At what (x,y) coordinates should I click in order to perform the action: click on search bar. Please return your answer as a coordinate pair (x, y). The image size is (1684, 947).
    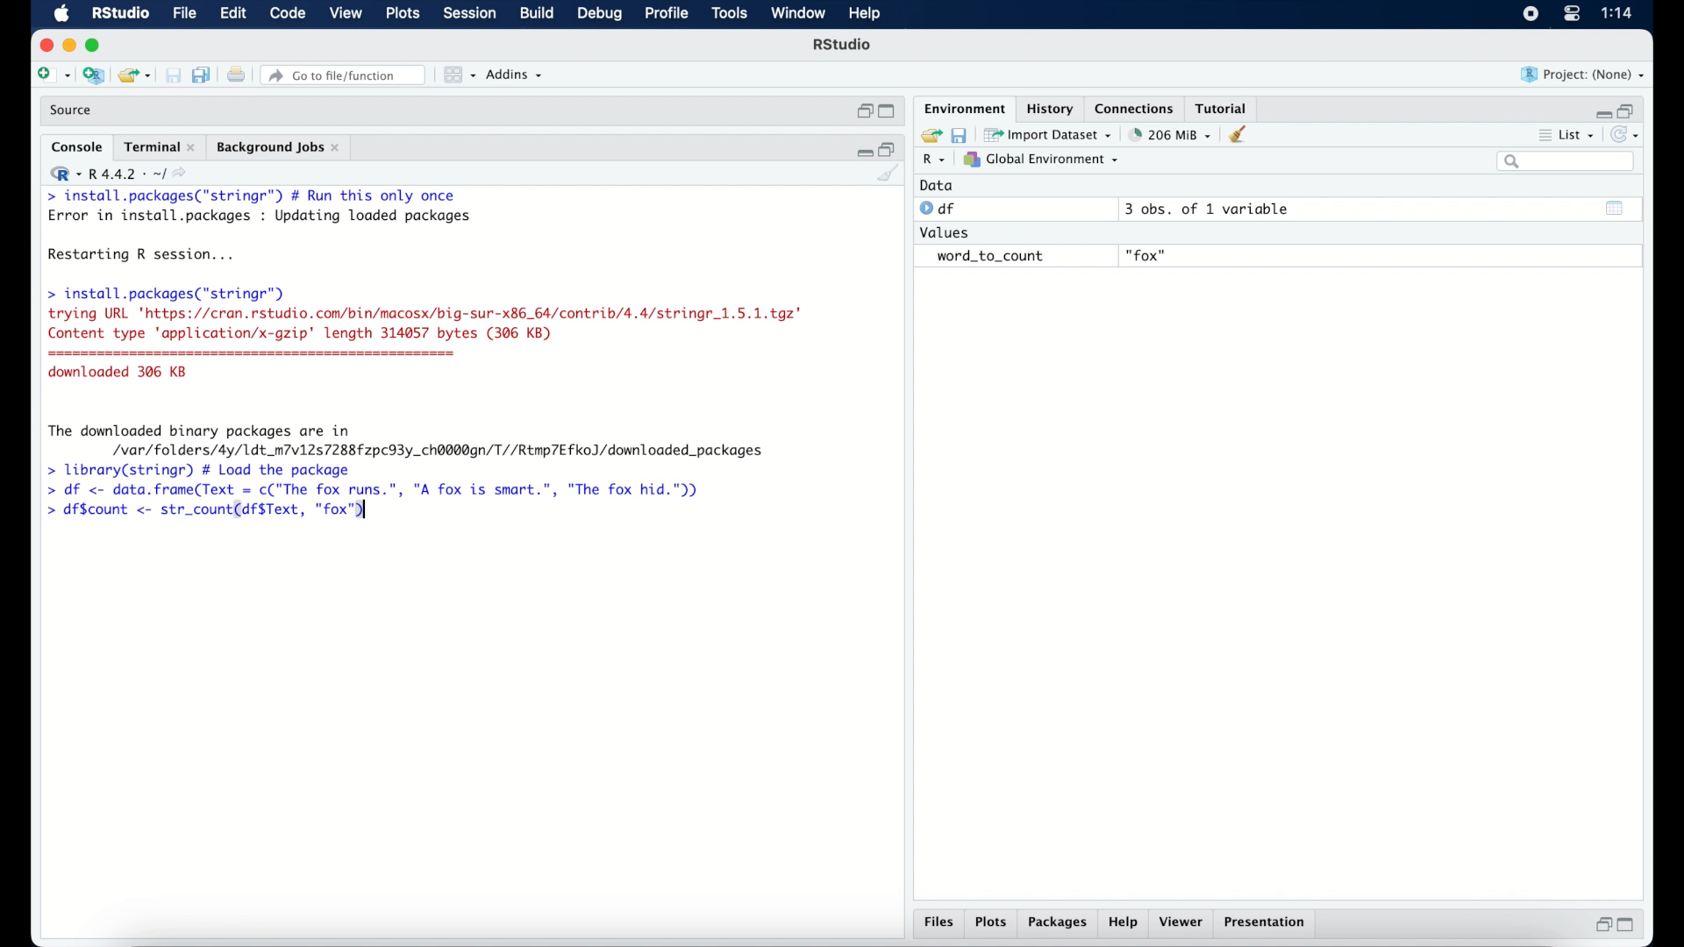
    Looking at the image, I should click on (1568, 161).